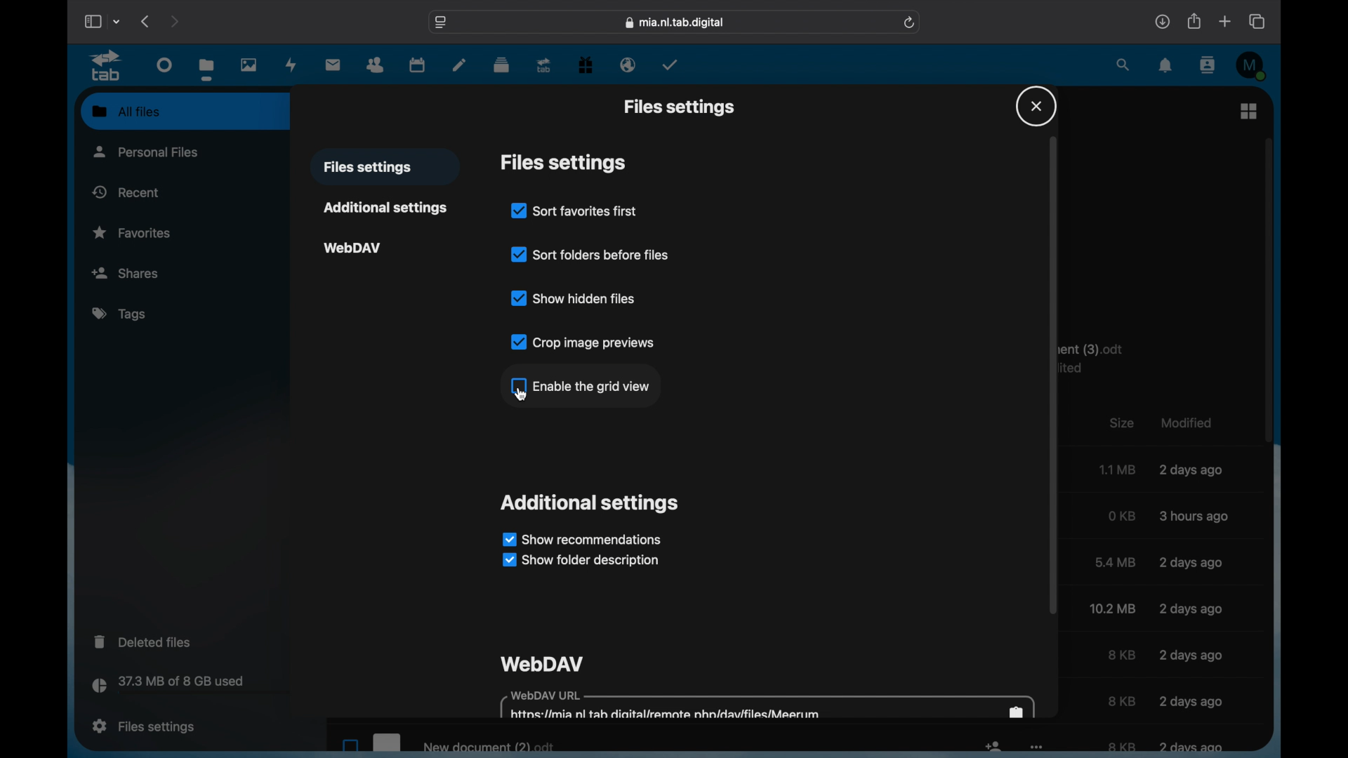  What do you see at coordinates (1118, 469) in the screenshot?
I see `size` at bounding box center [1118, 469].